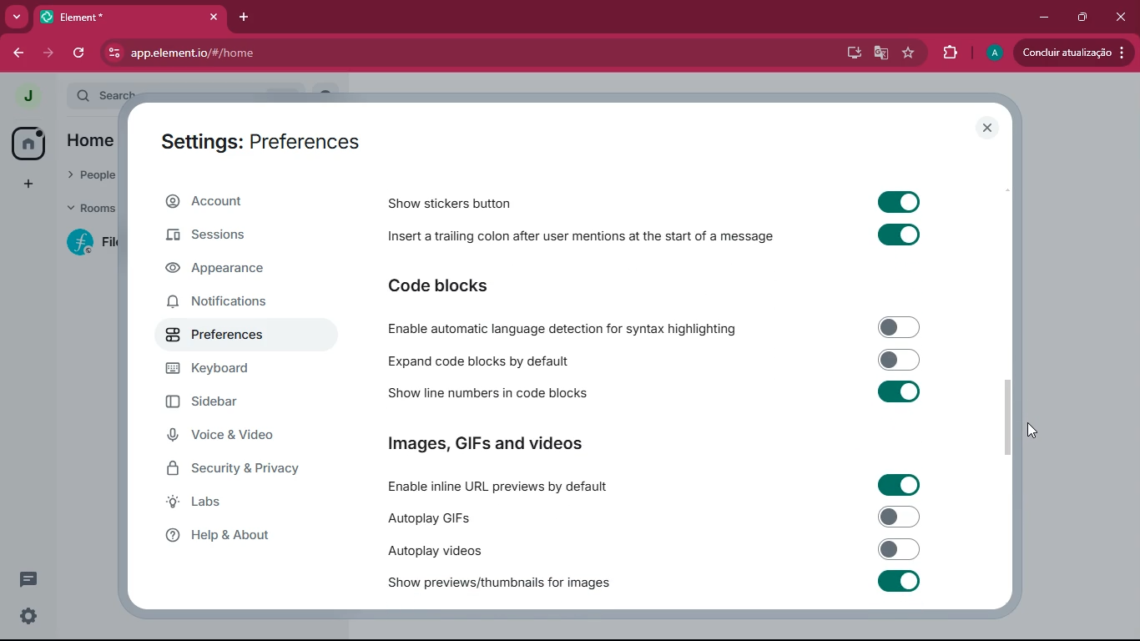  Describe the element at coordinates (121, 18) in the screenshot. I see `tab` at that location.